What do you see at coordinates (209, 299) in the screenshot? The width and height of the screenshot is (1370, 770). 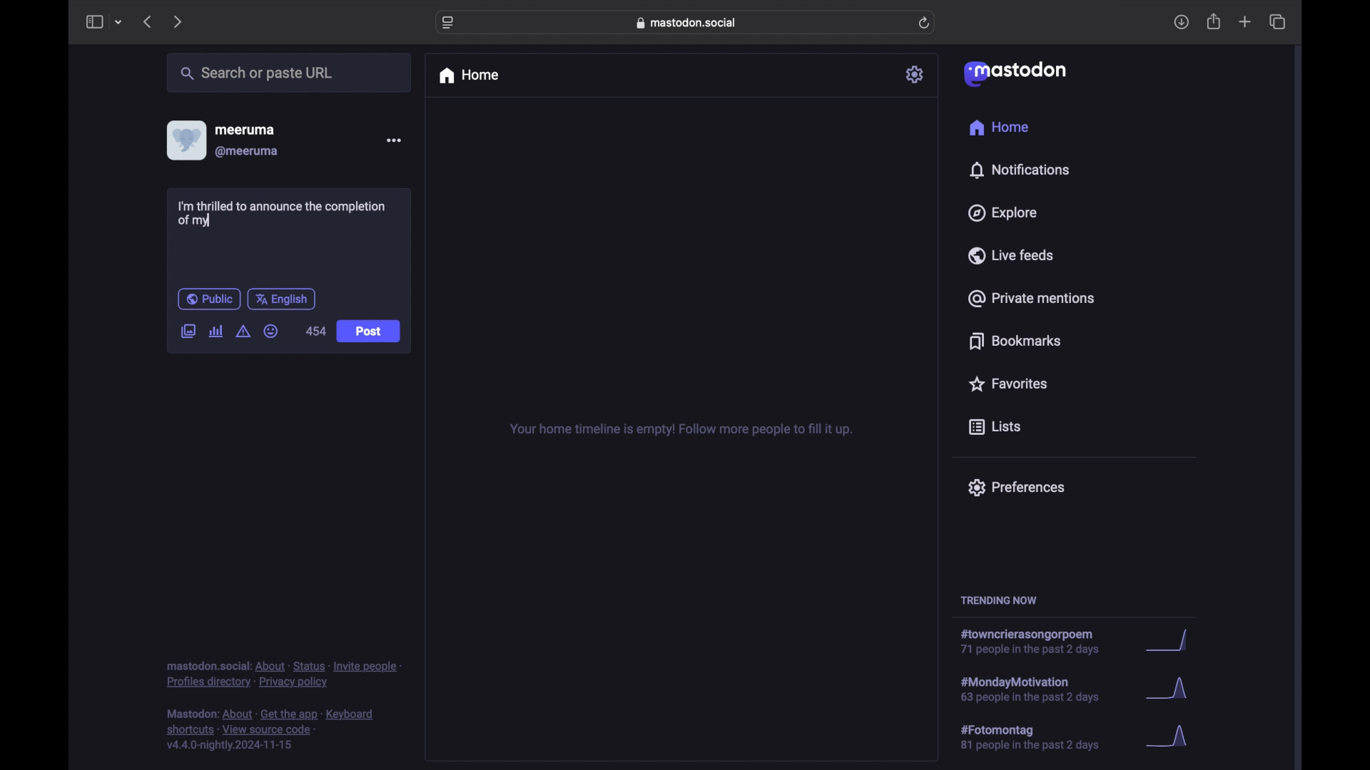 I see `public` at bounding box center [209, 299].